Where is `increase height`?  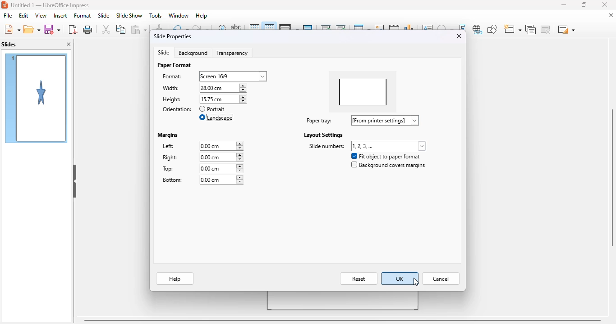 increase height is located at coordinates (244, 97).